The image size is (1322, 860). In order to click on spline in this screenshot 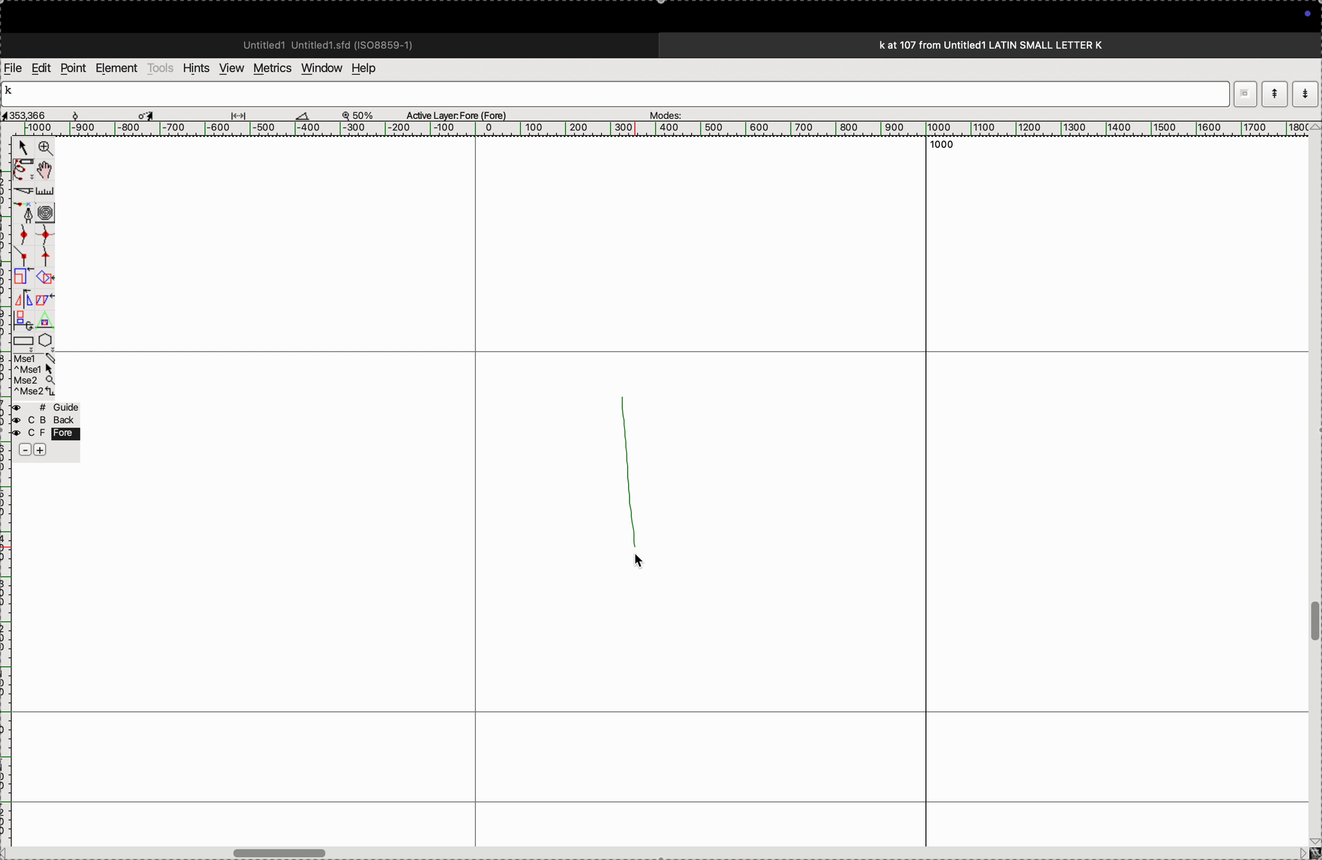, I will do `click(37, 244)`.